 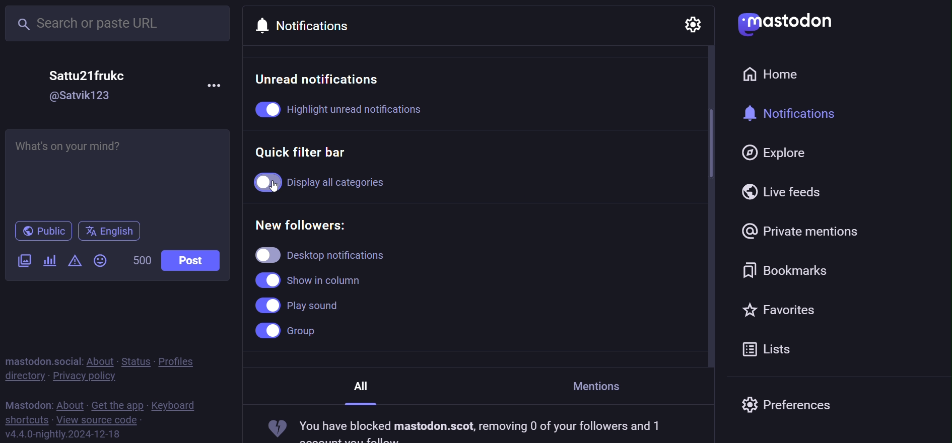 I want to click on Search or paste URL, so click(x=119, y=24).